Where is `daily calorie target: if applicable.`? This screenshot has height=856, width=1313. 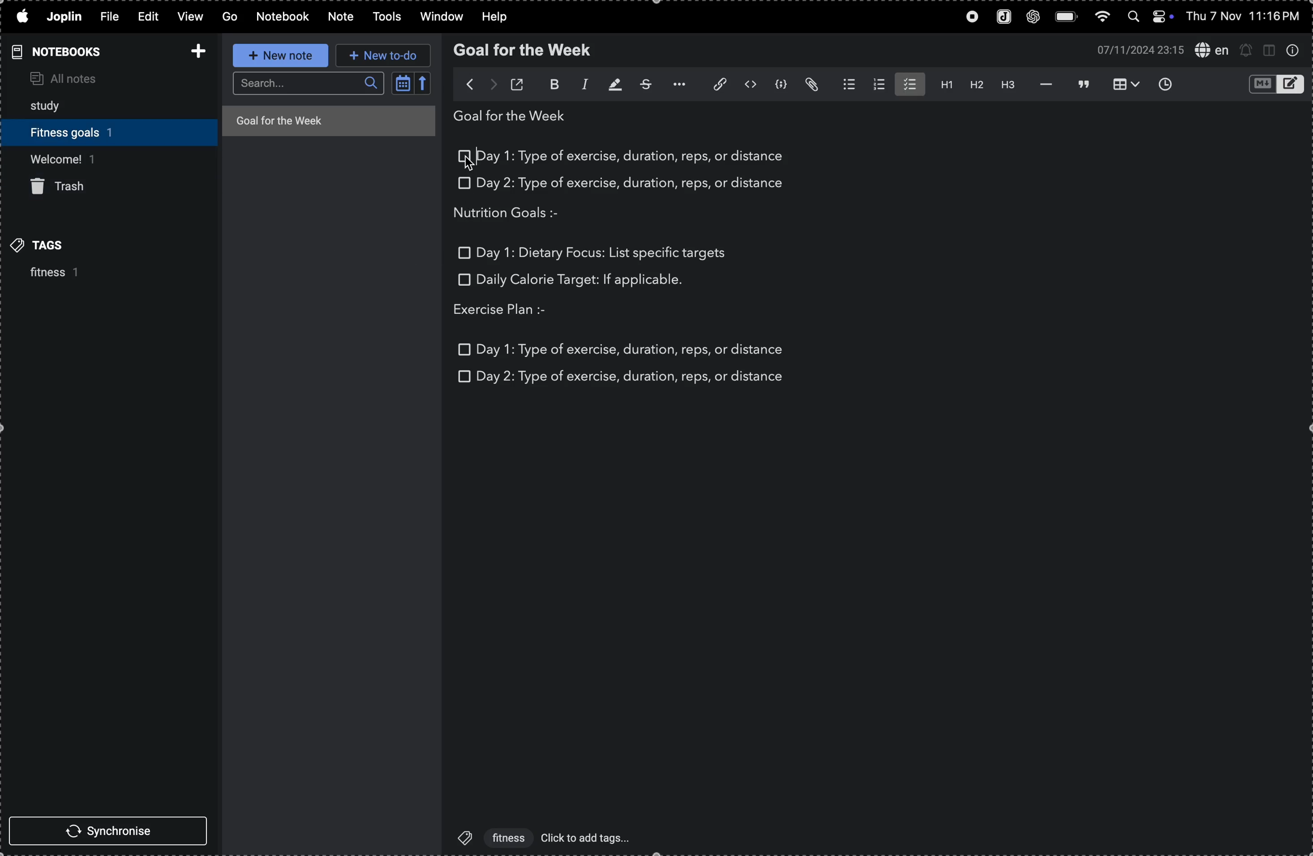
daily calorie target: if applicable. is located at coordinates (580, 282).